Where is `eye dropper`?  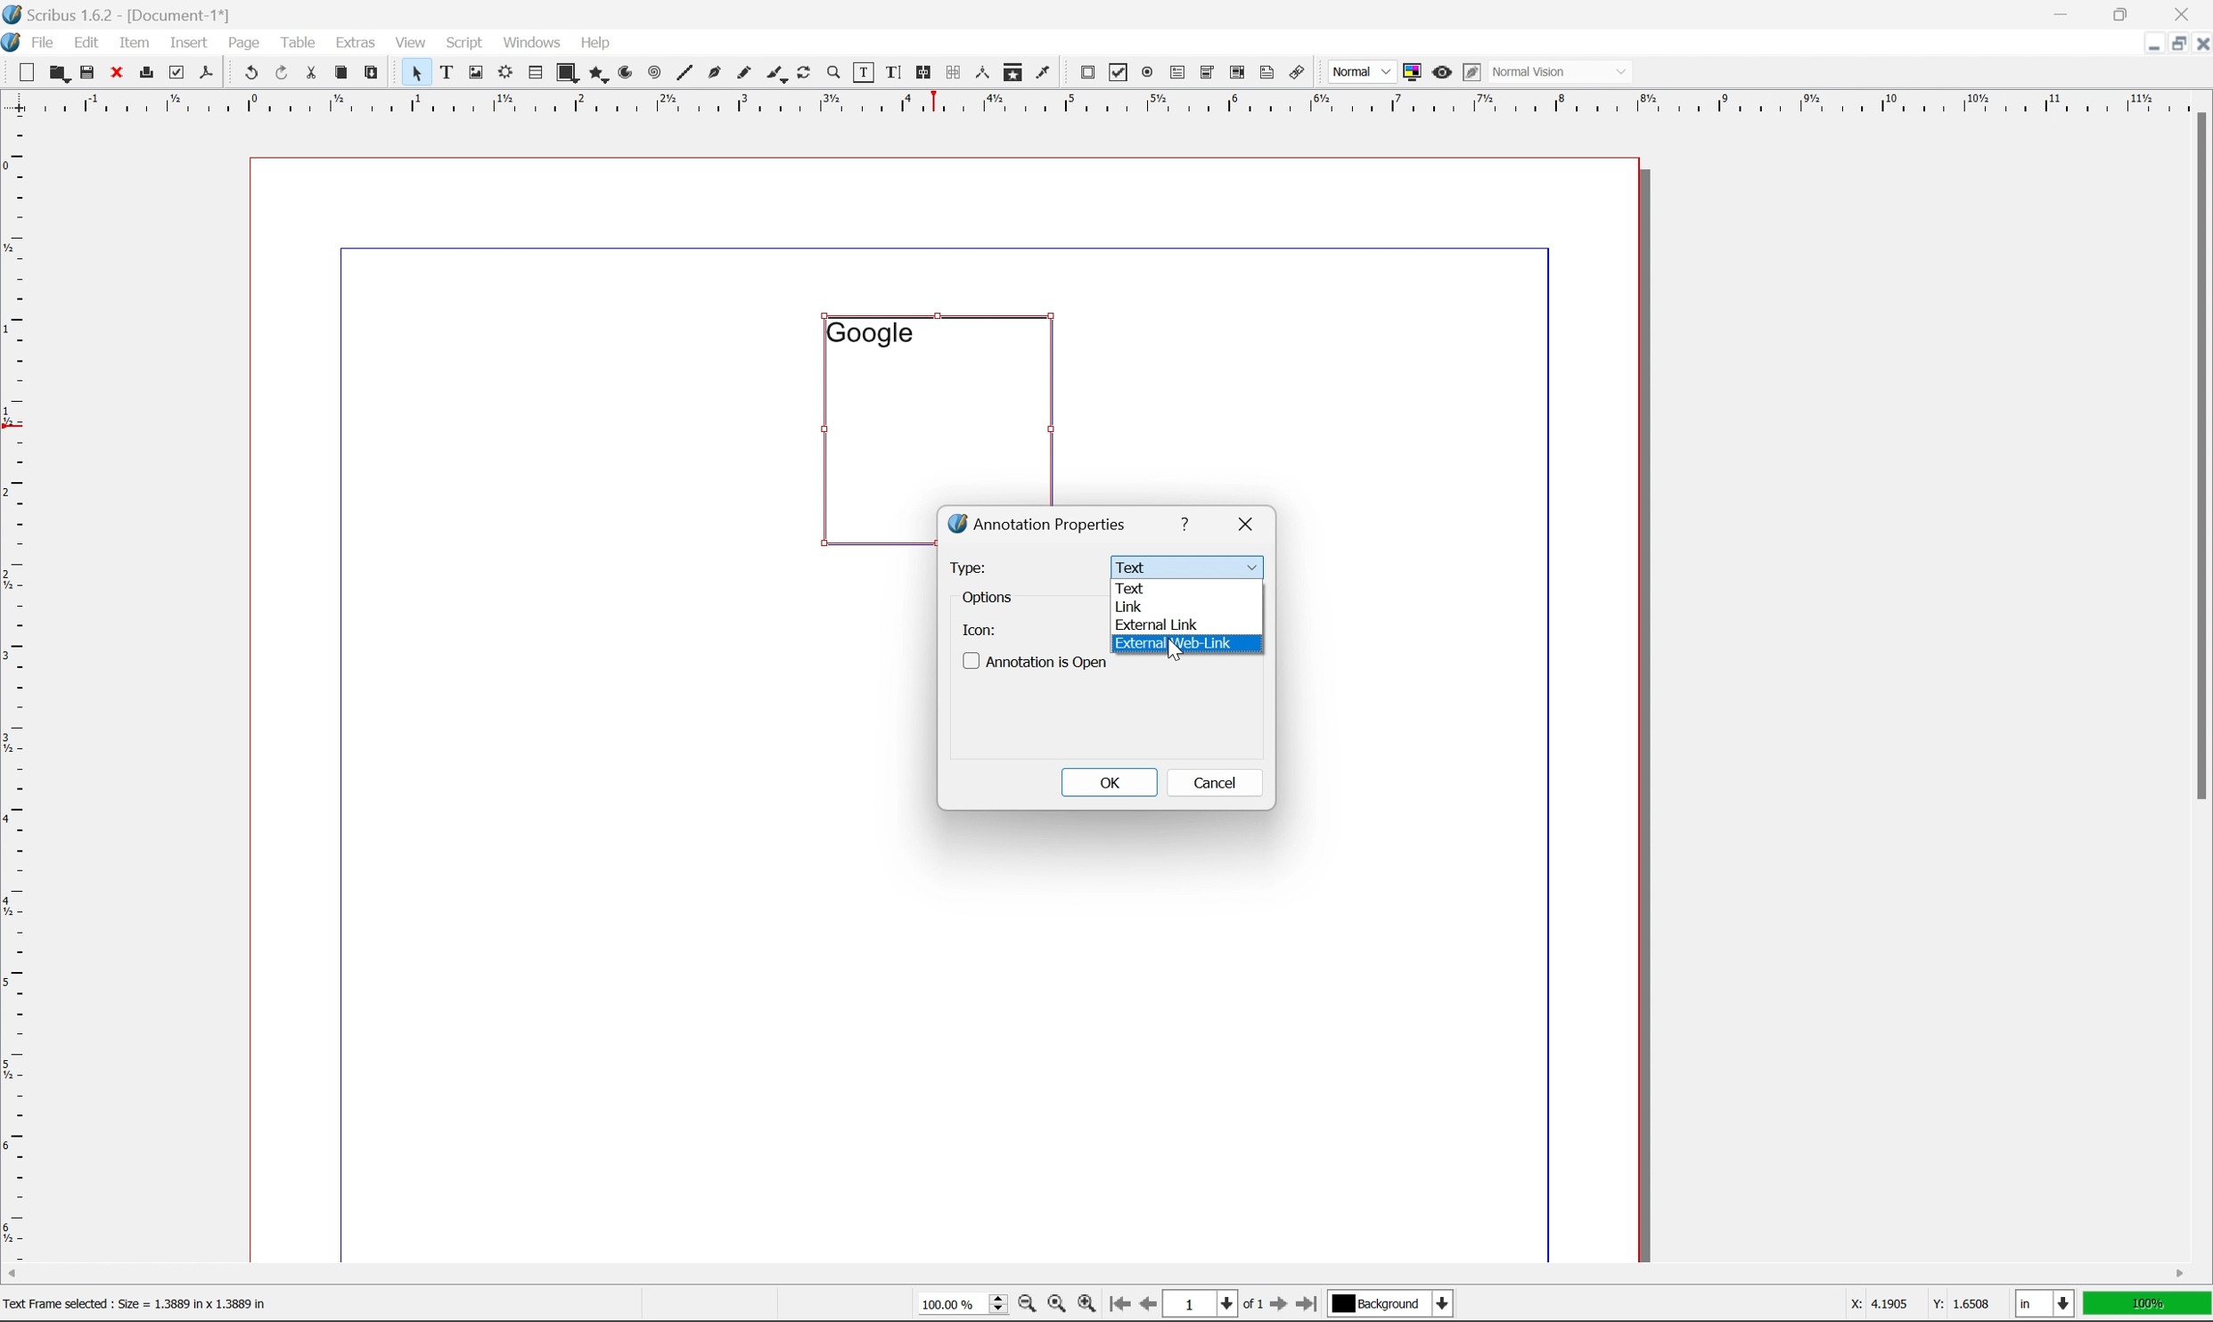
eye dropper is located at coordinates (1044, 71).